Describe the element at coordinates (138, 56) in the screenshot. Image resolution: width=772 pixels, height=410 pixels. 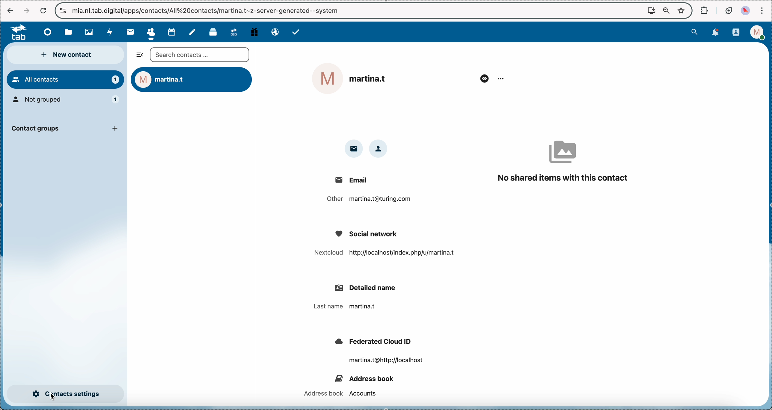
I see `hide sidebar` at that location.